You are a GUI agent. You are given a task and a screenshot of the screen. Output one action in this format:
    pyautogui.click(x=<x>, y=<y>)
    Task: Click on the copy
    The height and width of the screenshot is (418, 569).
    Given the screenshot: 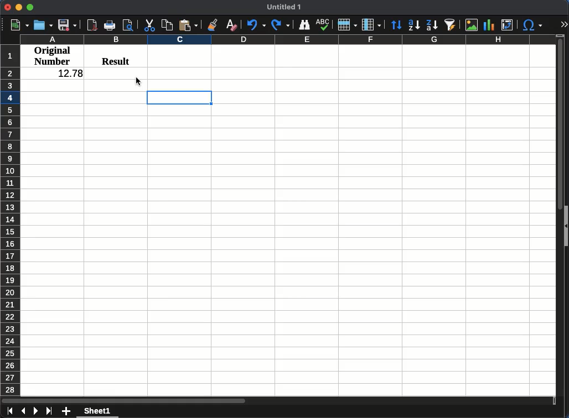 What is the action you would take?
    pyautogui.click(x=167, y=25)
    